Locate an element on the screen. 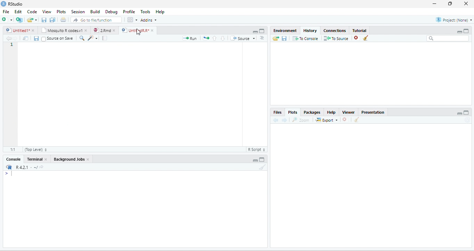  close is located at coordinates (152, 30).